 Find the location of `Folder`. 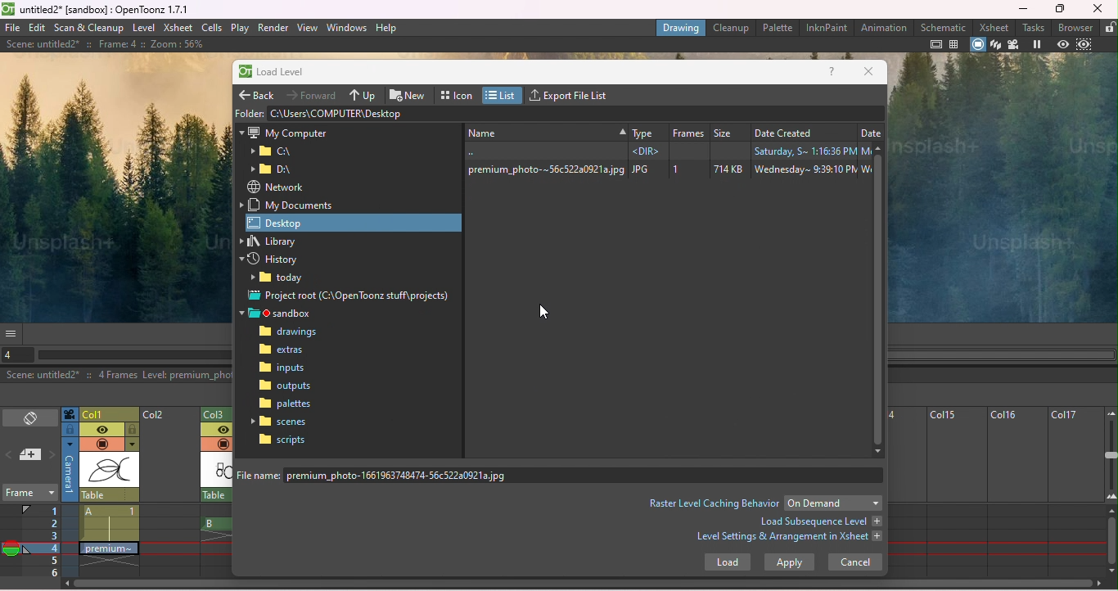

Folder is located at coordinates (282, 279).